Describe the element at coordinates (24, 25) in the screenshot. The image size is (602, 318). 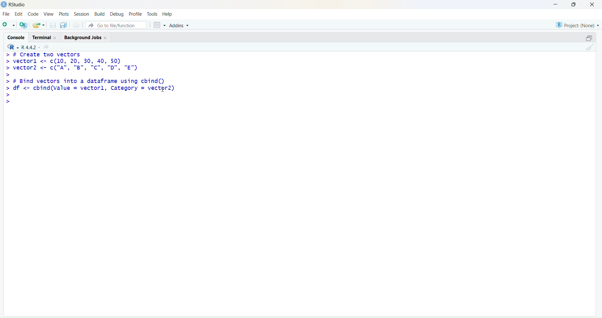
I see `Create project` at that location.